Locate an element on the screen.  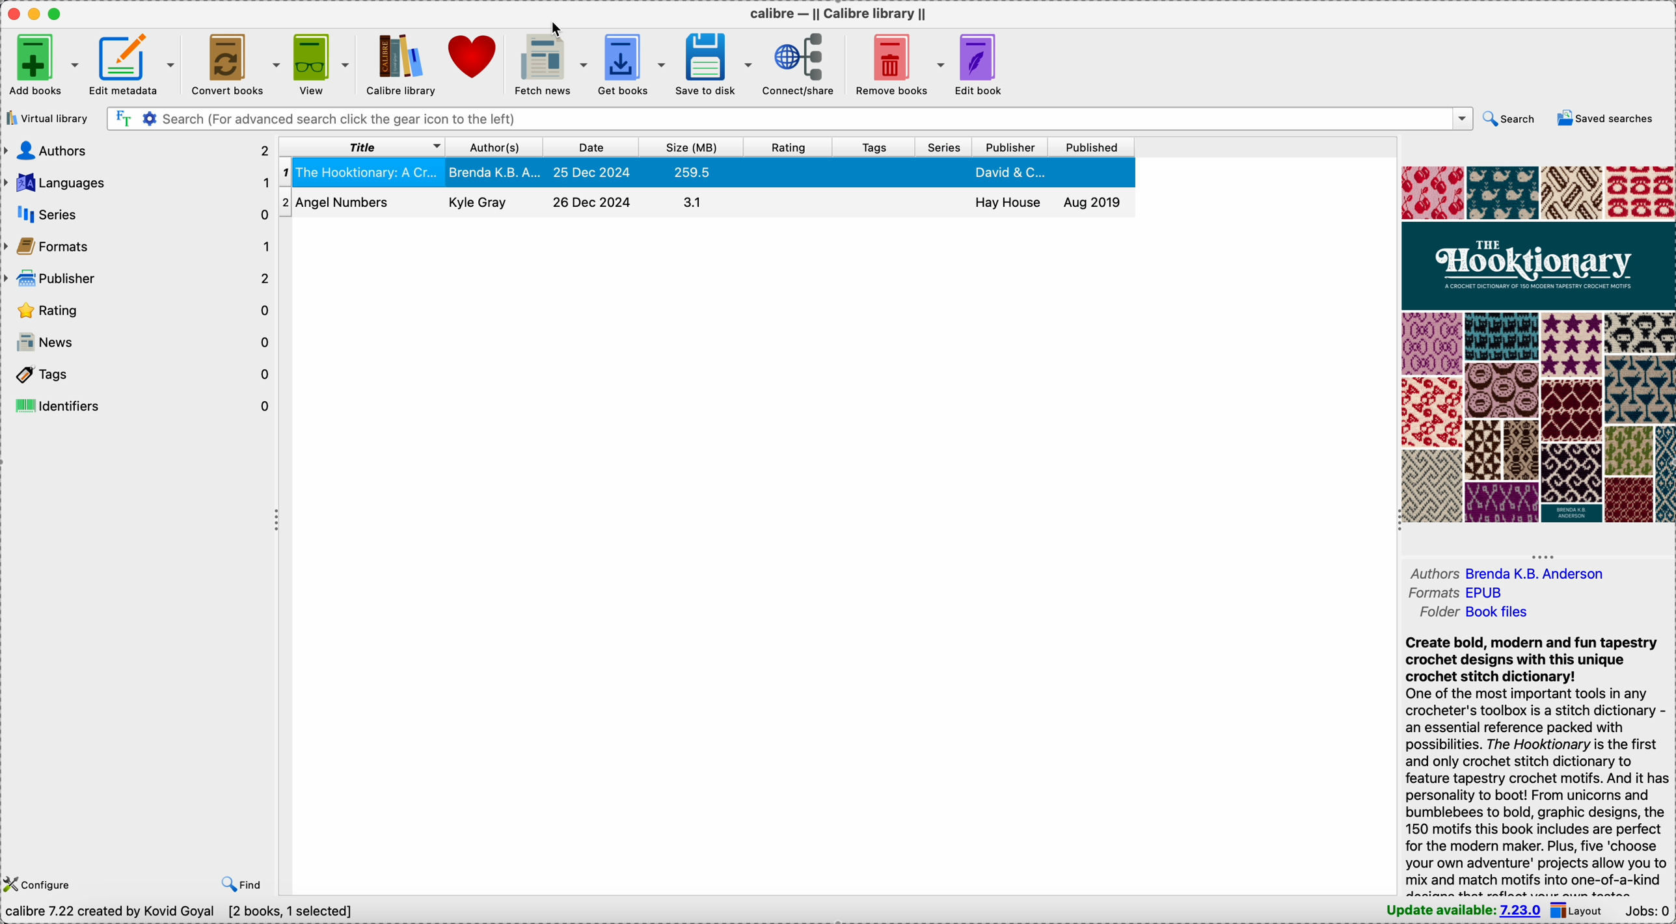
add books is located at coordinates (43, 64).